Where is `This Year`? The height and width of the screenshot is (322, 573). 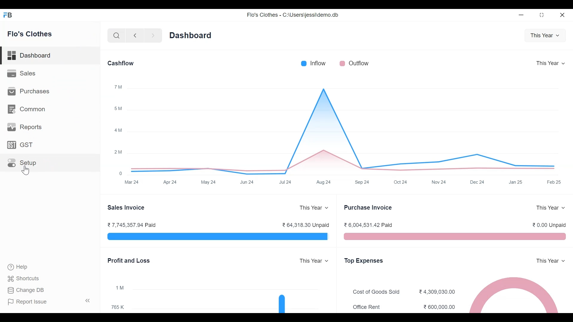 This Year is located at coordinates (545, 36).